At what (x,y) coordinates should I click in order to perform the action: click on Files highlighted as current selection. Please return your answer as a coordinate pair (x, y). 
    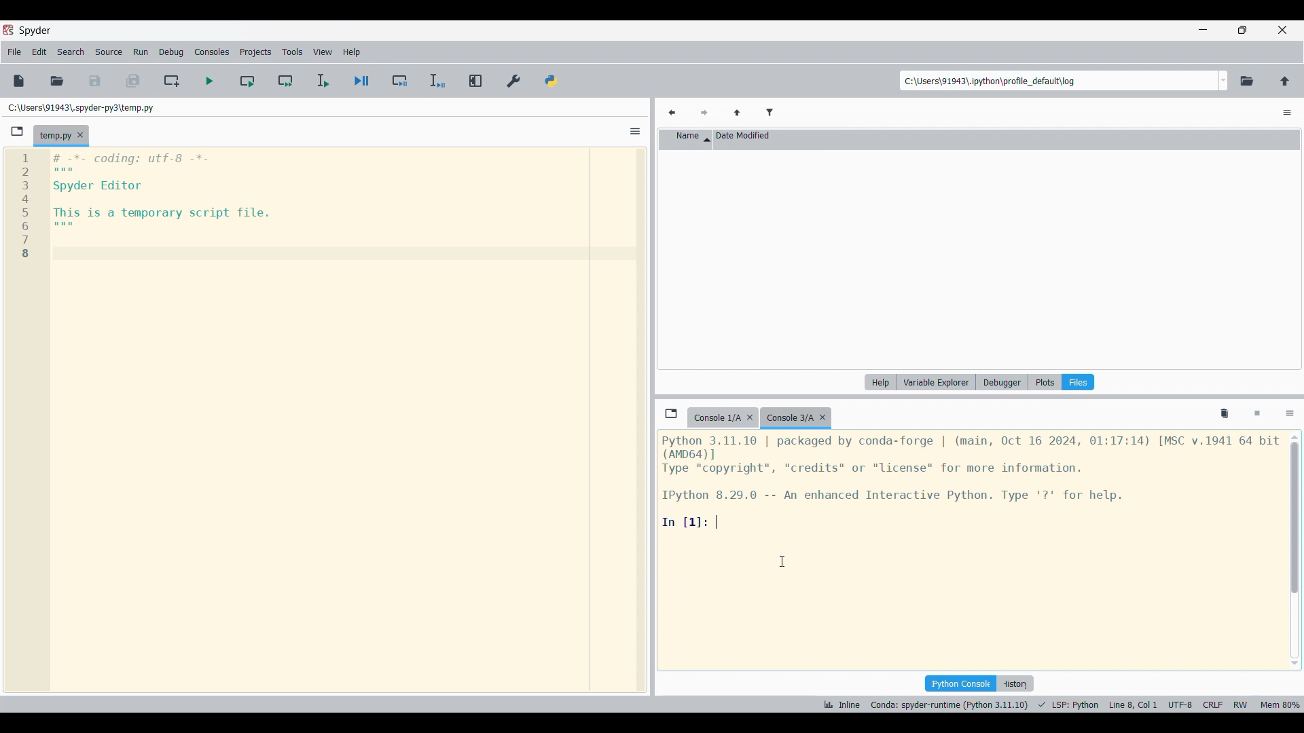
    Looking at the image, I should click on (1078, 382).